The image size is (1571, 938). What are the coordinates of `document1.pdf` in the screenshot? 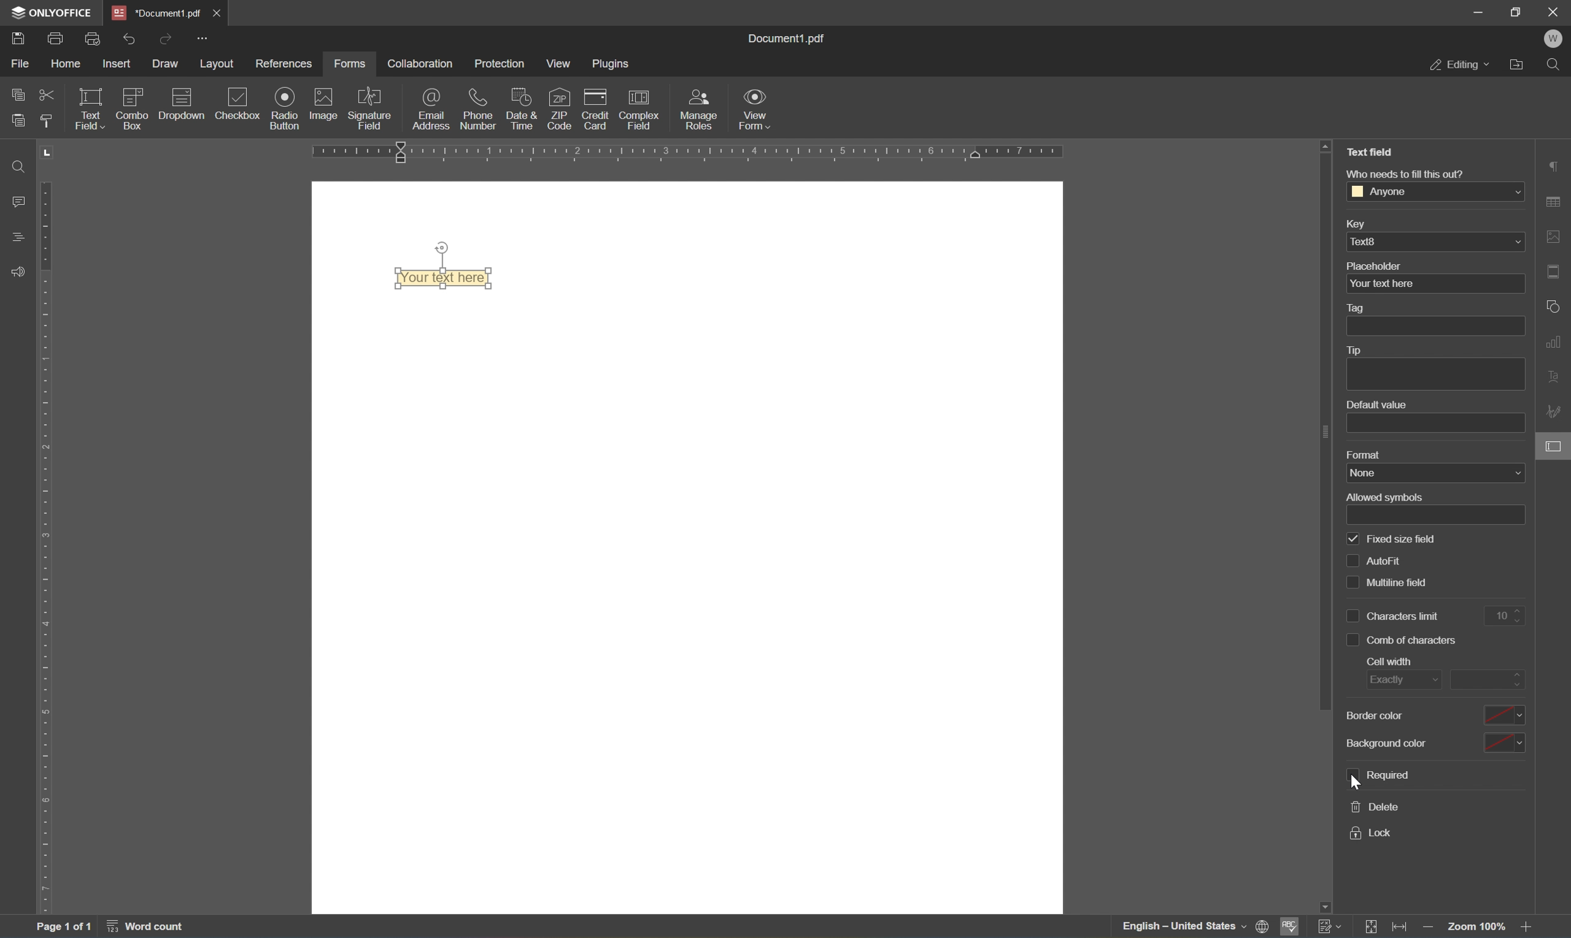 It's located at (785, 39).